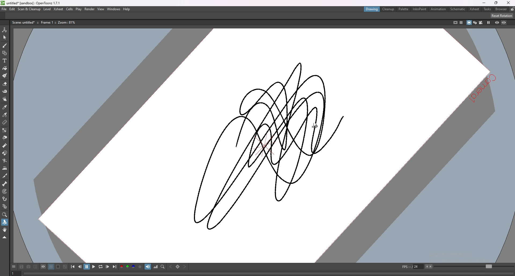 This screenshot has height=276, width=515. I want to click on locator, so click(163, 267).